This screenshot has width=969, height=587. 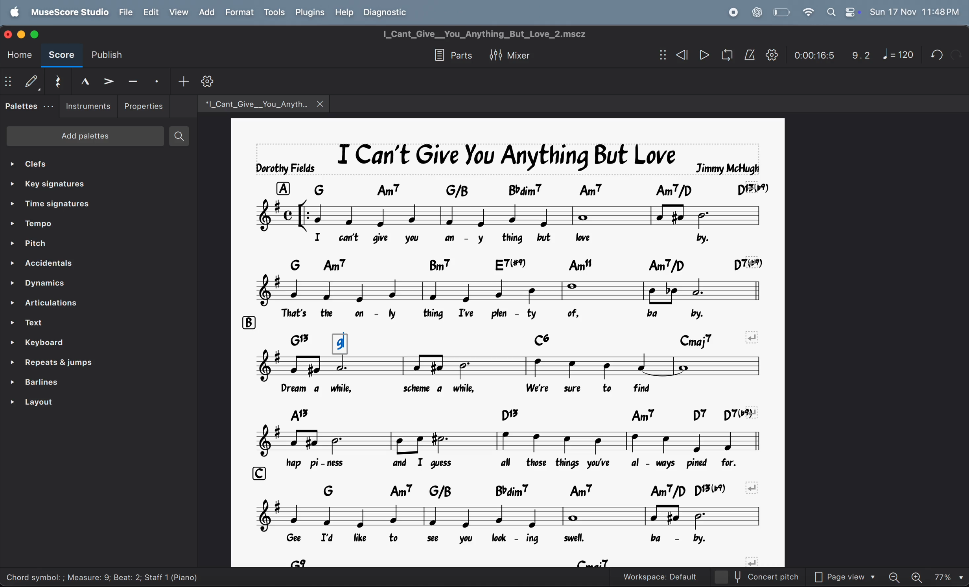 I want to click on reset, so click(x=58, y=82).